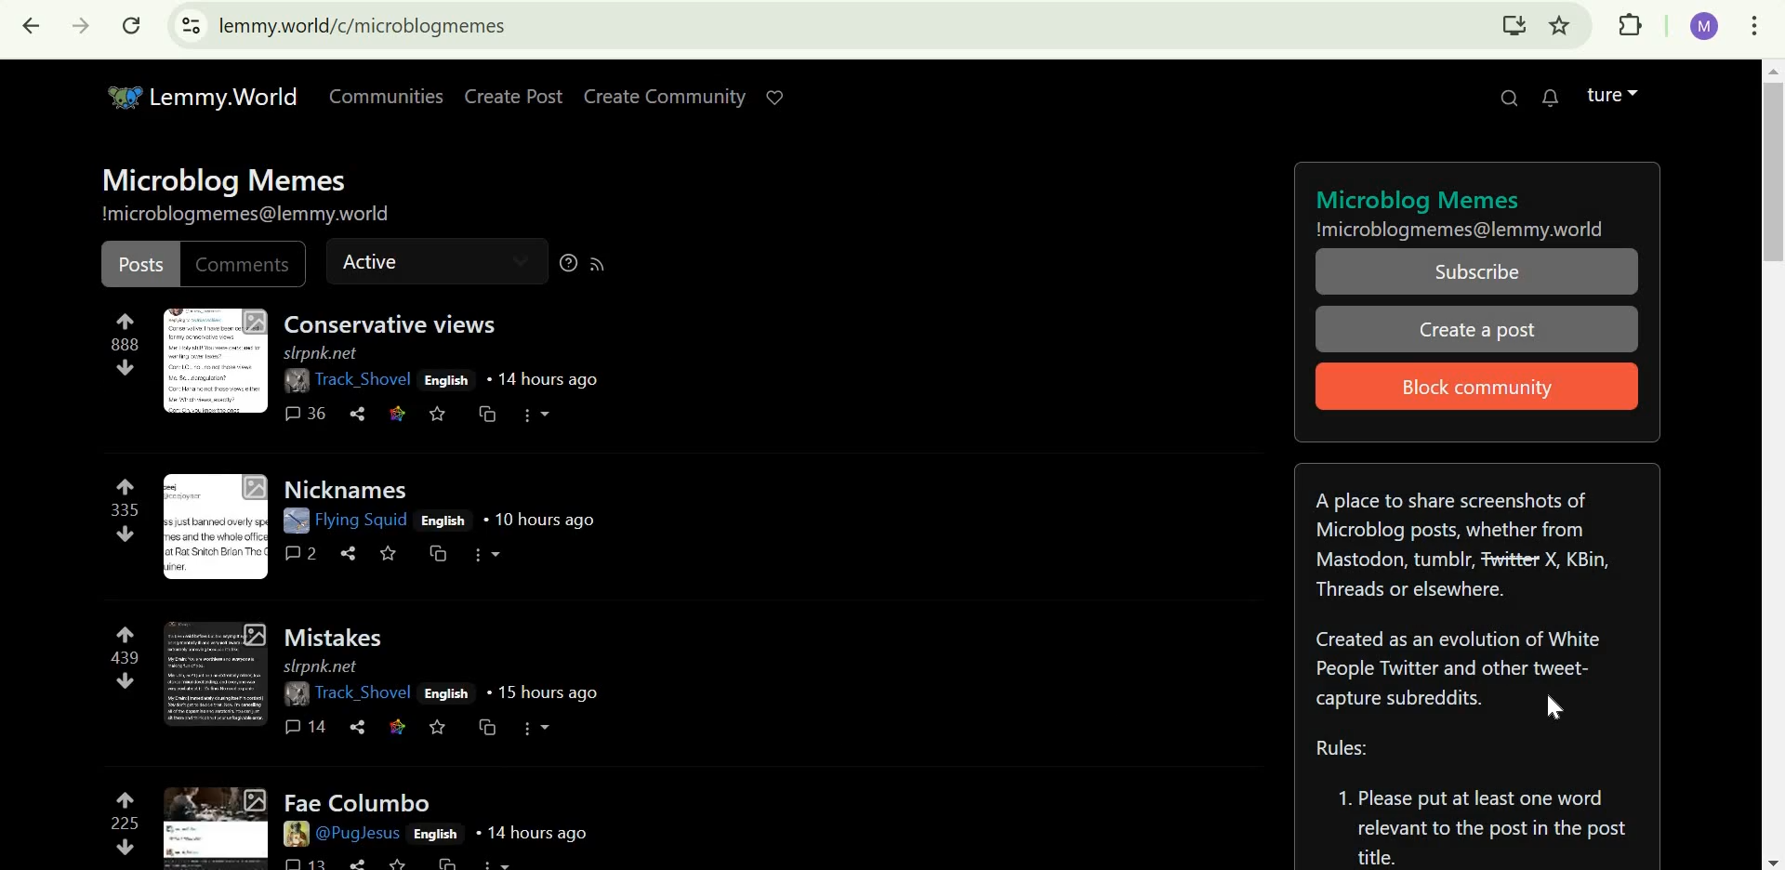 Image resolution: width=1785 pixels, height=870 pixels. What do you see at coordinates (1509, 27) in the screenshot?
I see `downloads` at bounding box center [1509, 27].